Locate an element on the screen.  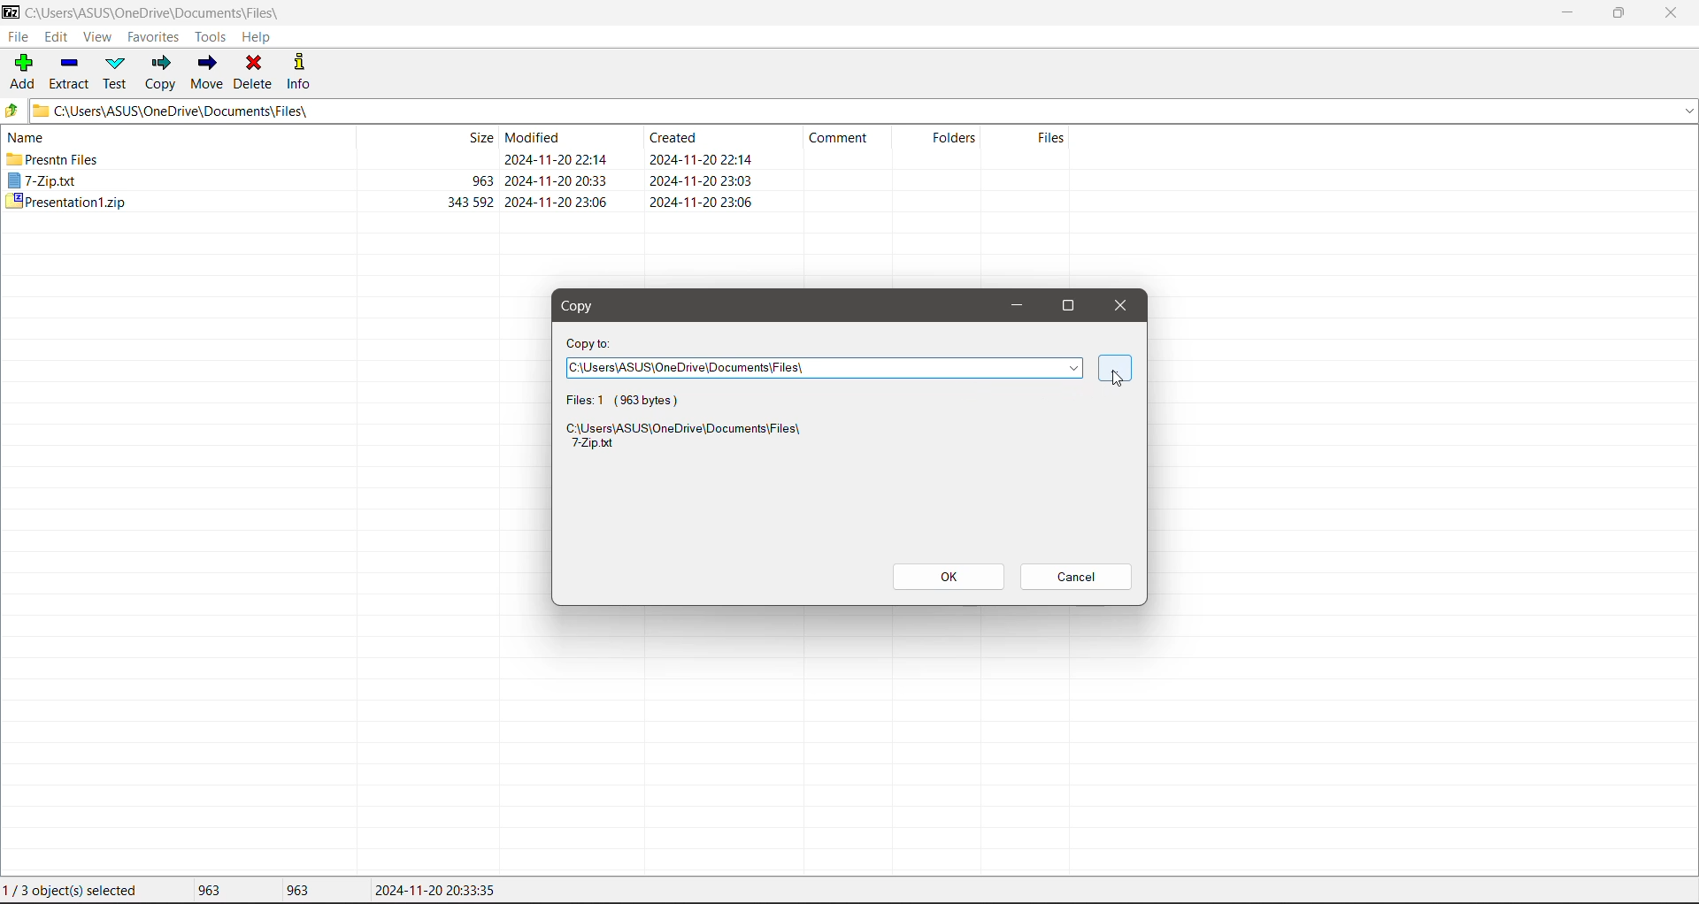
Delete is located at coordinates (255, 71).